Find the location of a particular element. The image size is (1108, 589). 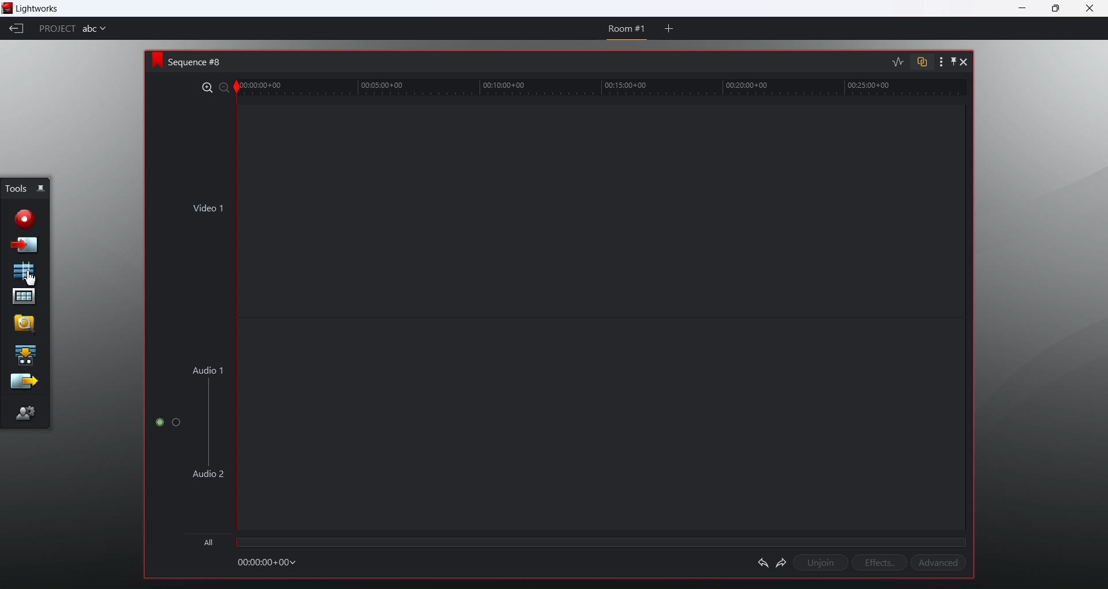

editor preferences is located at coordinates (26, 414).